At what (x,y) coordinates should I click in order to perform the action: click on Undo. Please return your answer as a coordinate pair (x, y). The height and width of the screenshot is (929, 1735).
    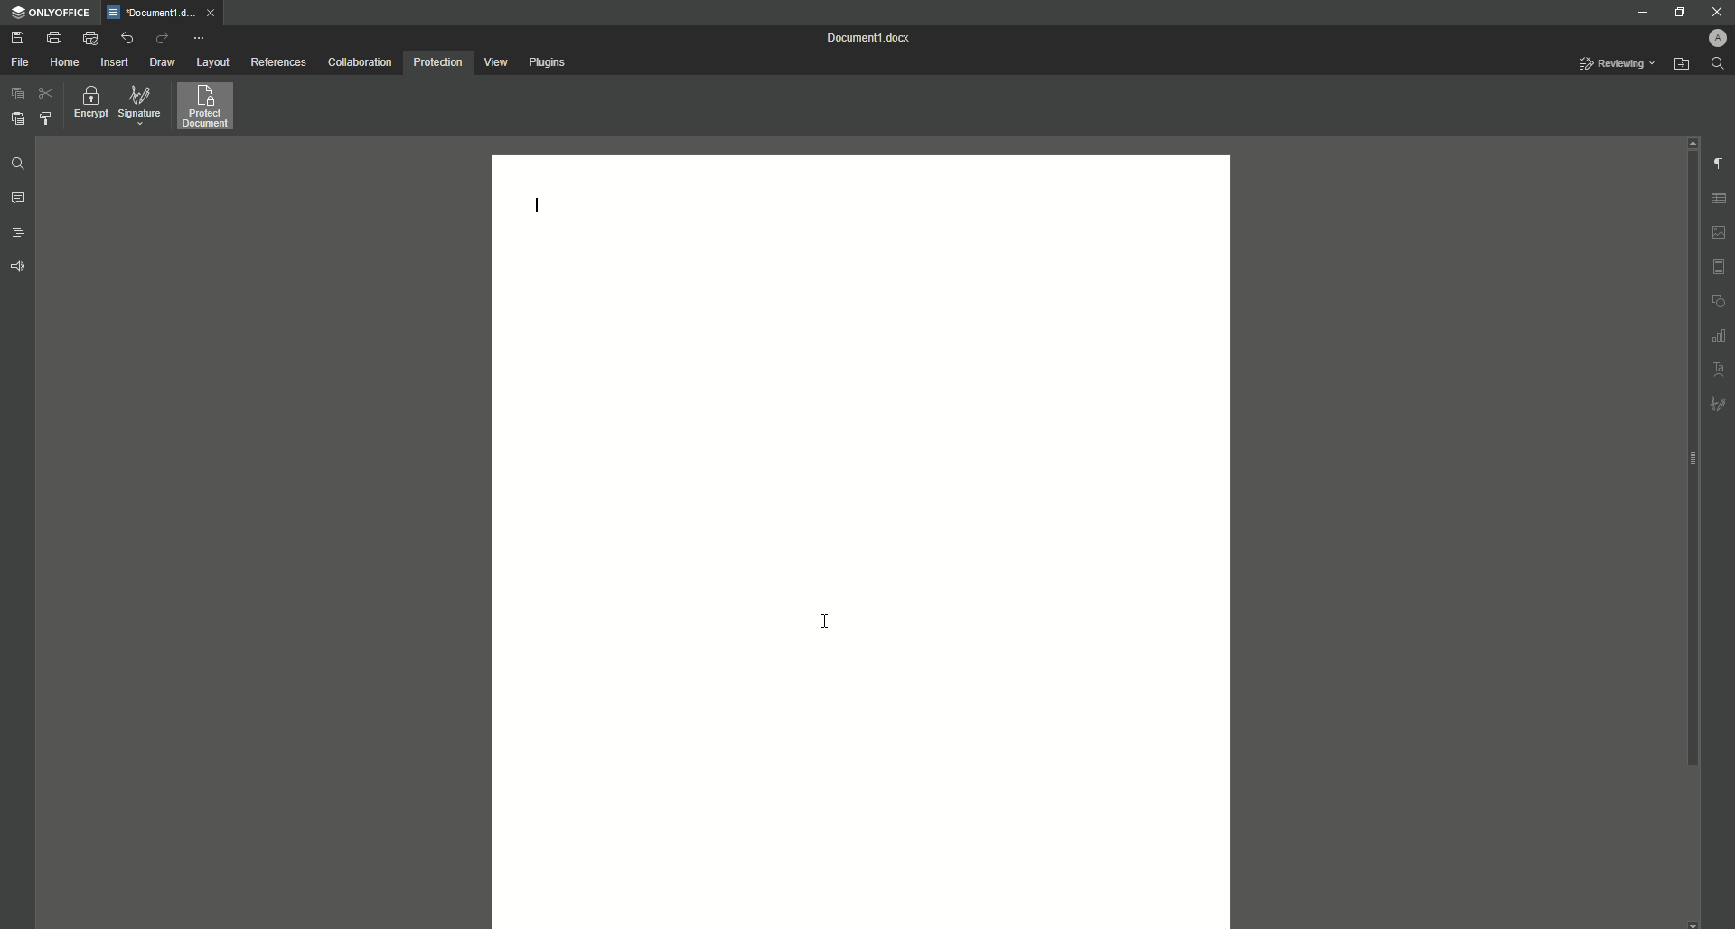
    Looking at the image, I should click on (127, 38).